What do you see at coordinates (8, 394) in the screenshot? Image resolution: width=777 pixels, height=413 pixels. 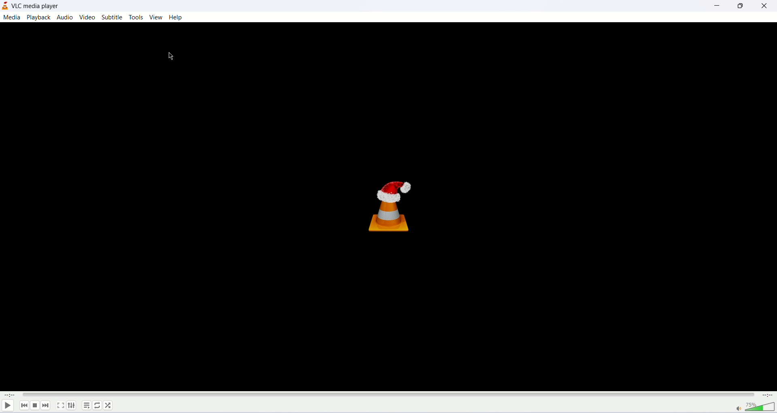 I see `played time` at bounding box center [8, 394].